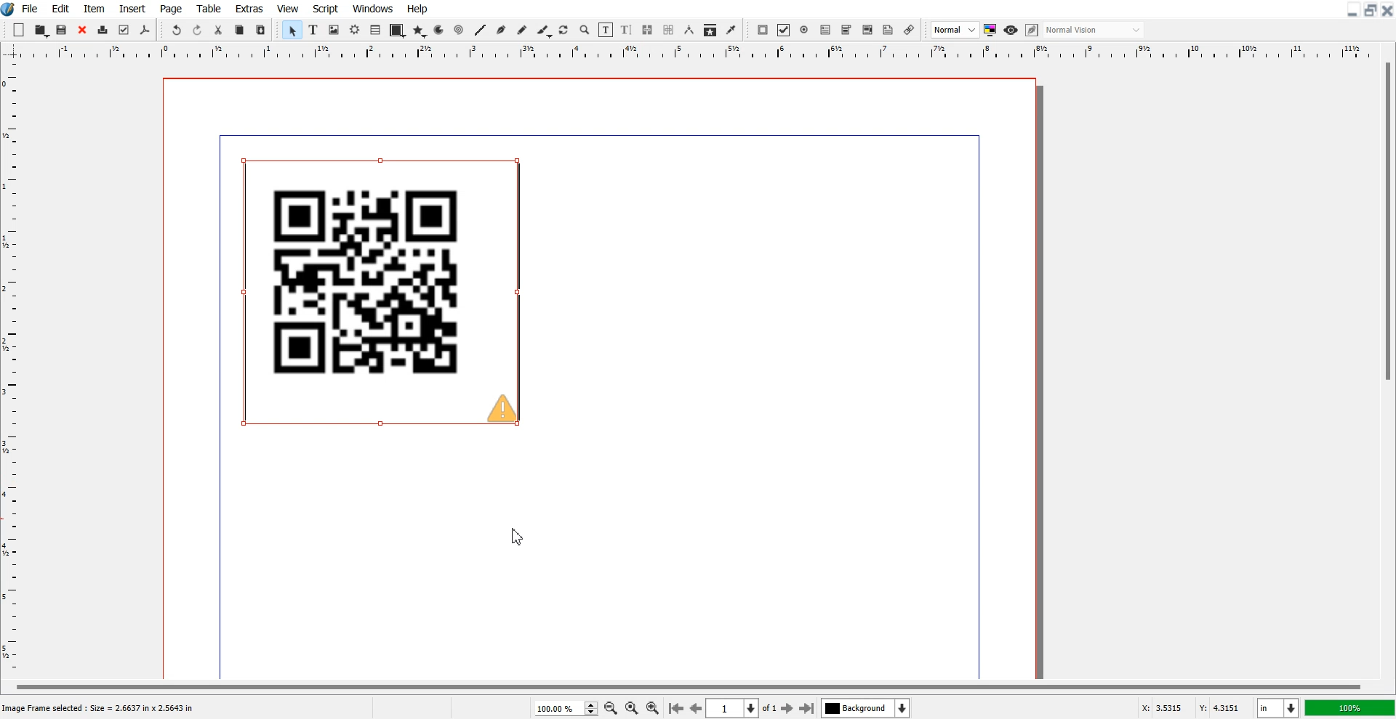 This screenshot has height=719, width=1396. Describe the element at coordinates (9, 9) in the screenshot. I see `Logo` at that location.